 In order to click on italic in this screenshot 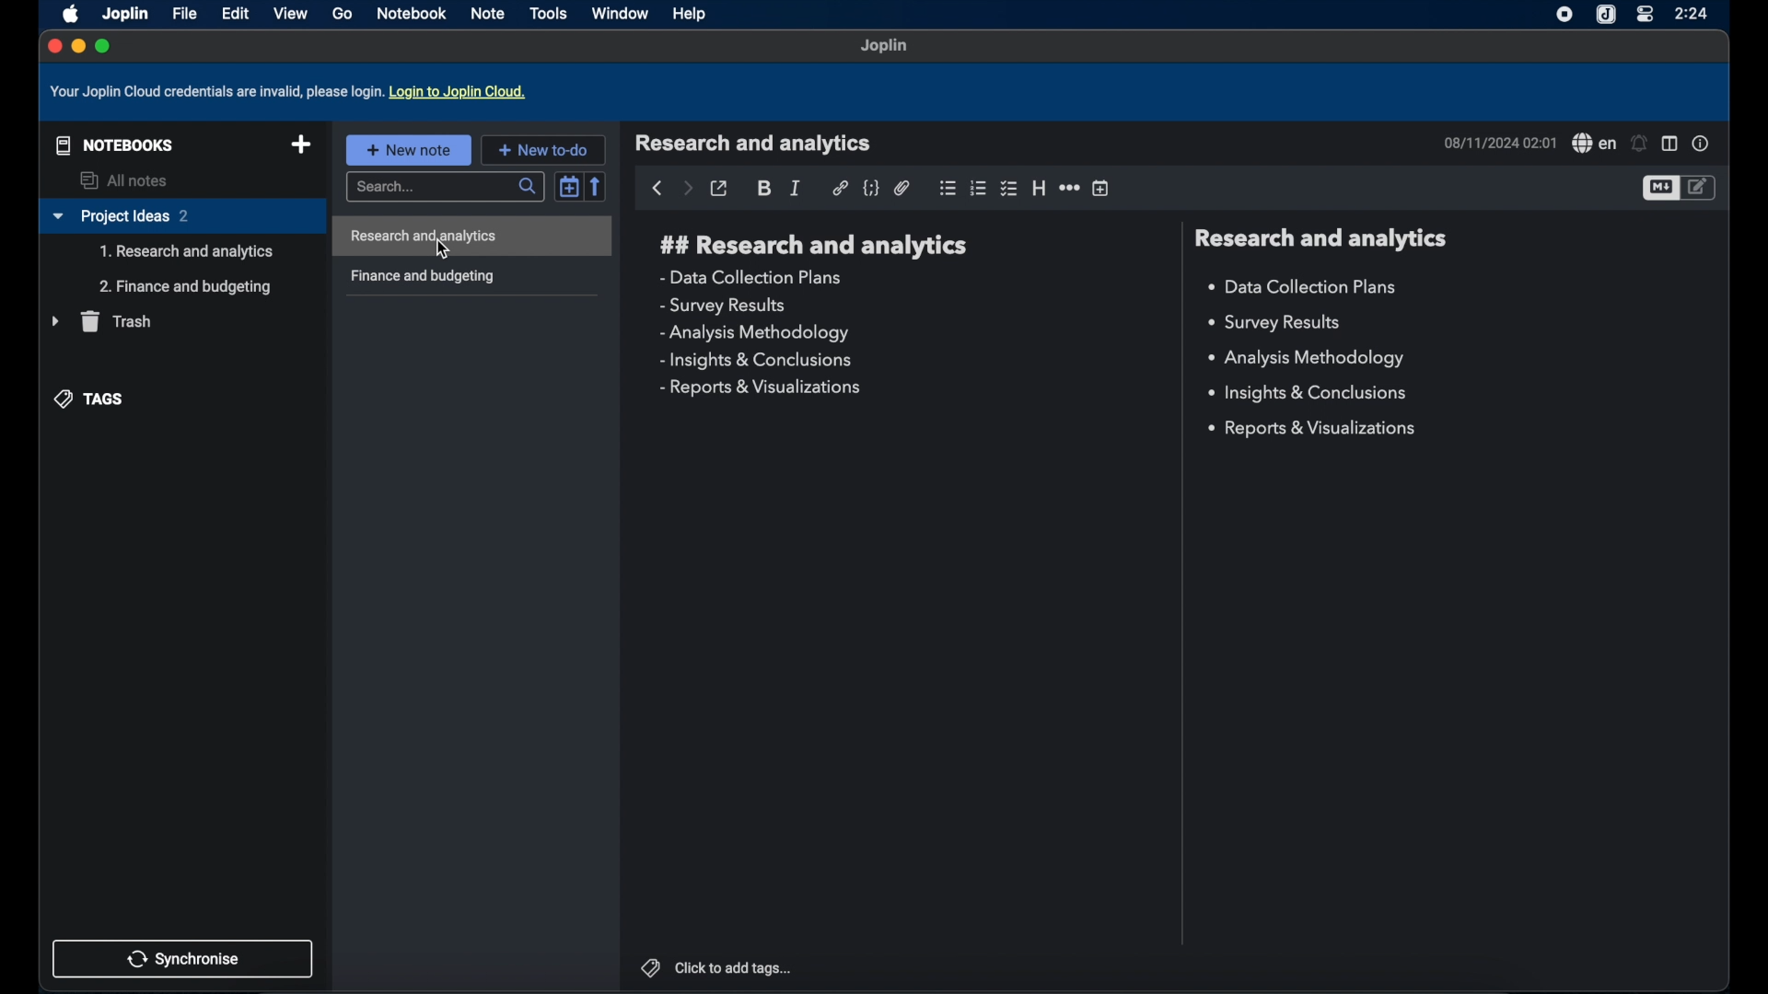, I will do `click(797, 188)`.